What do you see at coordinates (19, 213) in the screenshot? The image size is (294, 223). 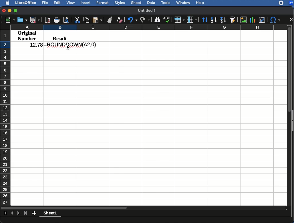 I see `Next page` at bounding box center [19, 213].